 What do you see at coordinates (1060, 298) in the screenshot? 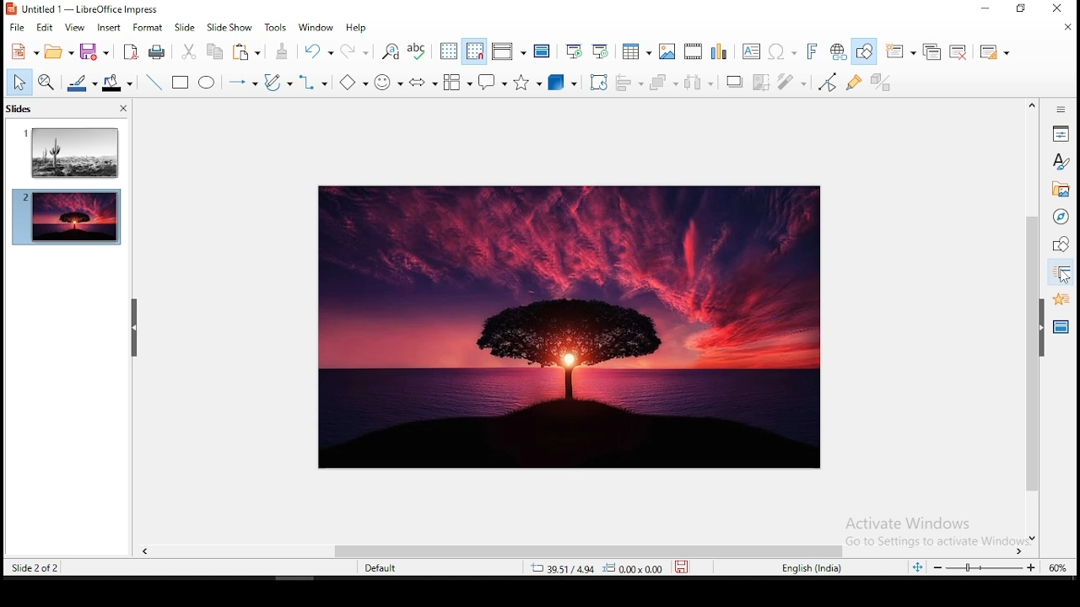
I see `animation` at bounding box center [1060, 298].